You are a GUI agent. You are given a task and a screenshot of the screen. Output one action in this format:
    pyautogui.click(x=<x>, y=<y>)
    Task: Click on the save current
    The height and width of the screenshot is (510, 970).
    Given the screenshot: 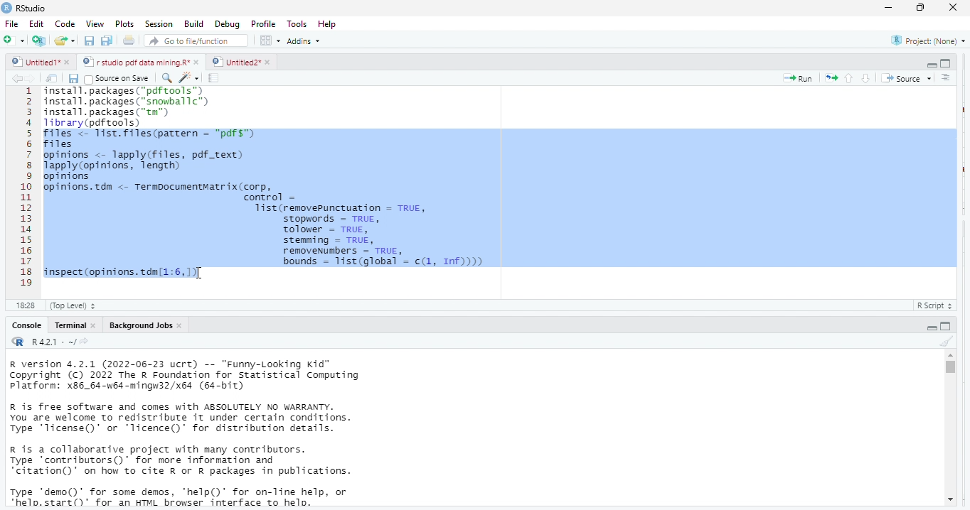 What is the action you would take?
    pyautogui.click(x=74, y=77)
    